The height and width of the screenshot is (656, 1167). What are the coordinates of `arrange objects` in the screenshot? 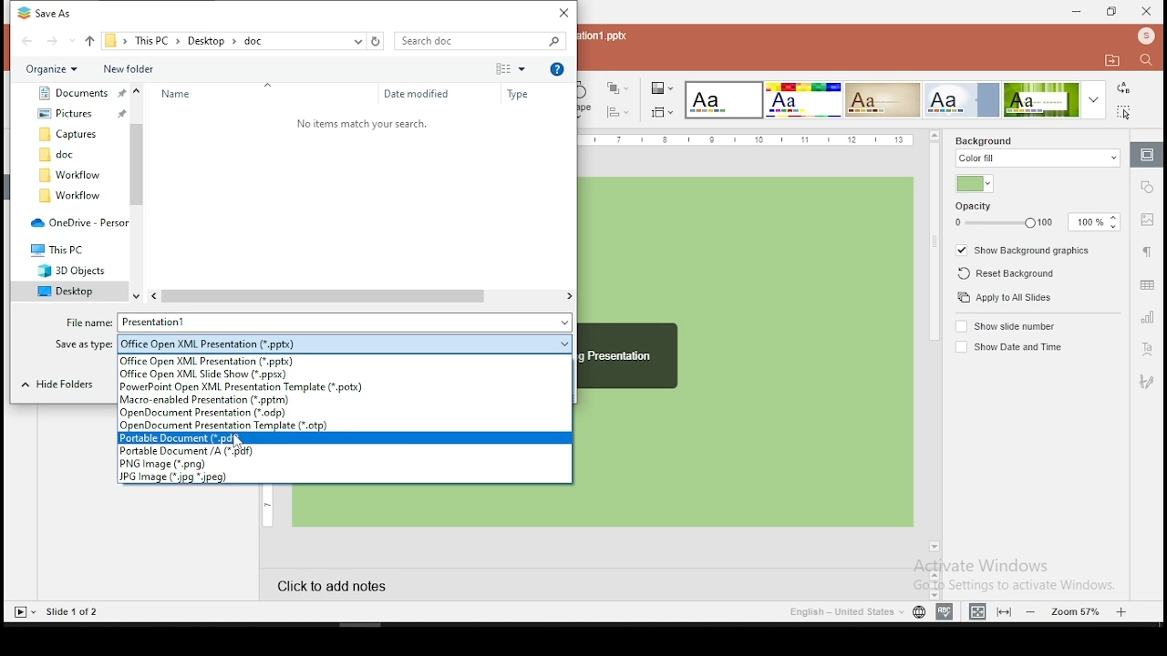 It's located at (618, 87).